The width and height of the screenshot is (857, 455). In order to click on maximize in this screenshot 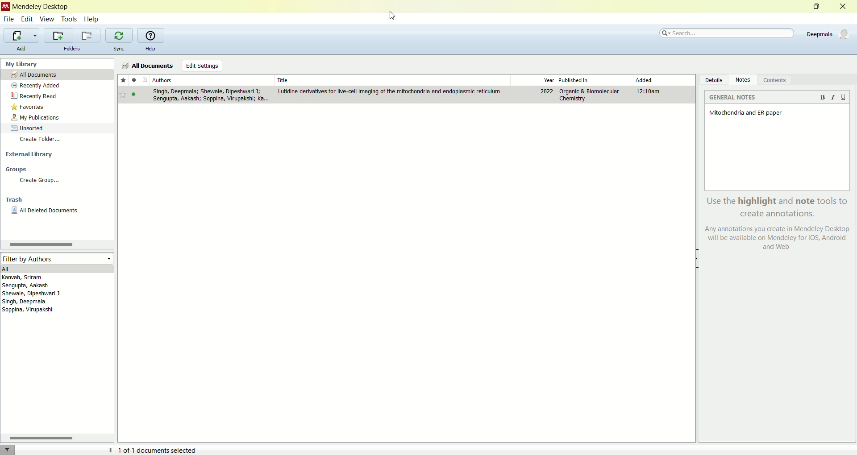, I will do `click(817, 6)`.